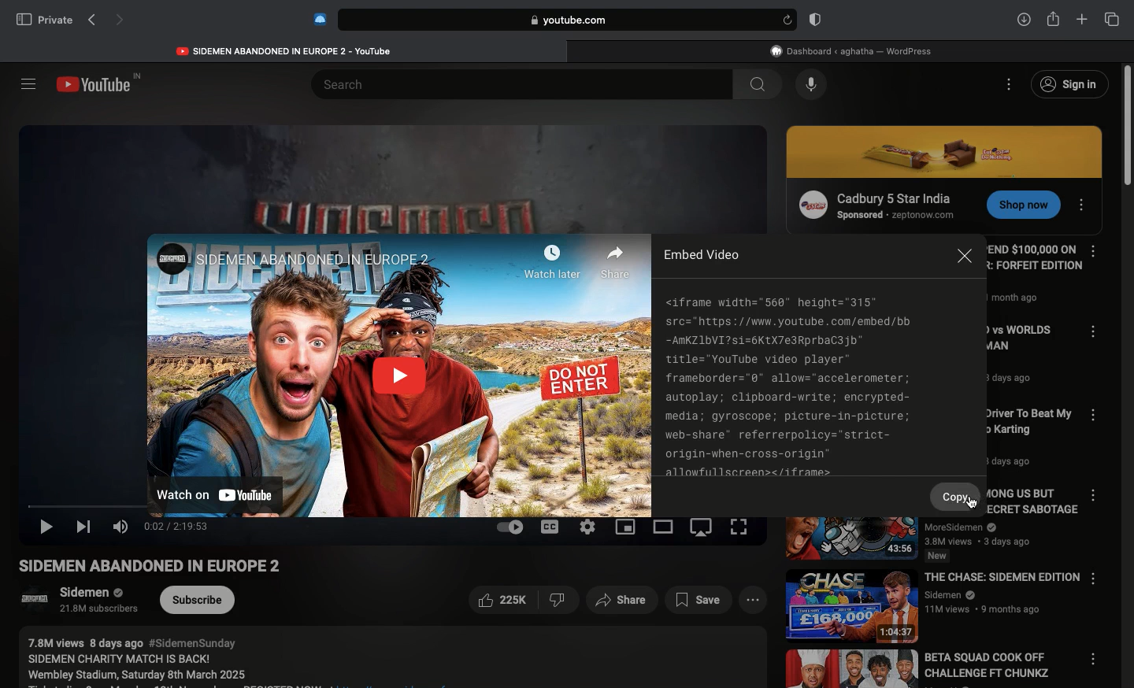 The height and width of the screenshot is (688, 1134). Describe the element at coordinates (551, 527) in the screenshot. I see `Subtitles` at that location.